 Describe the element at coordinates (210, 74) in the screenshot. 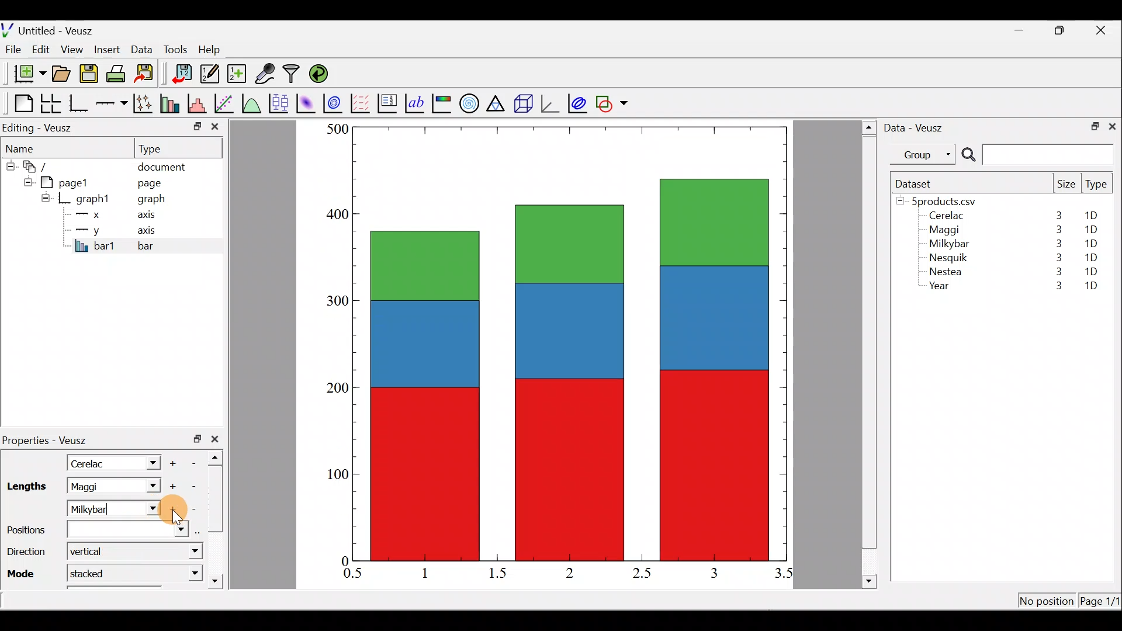

I see `Edit and enter new datasets` at that location.